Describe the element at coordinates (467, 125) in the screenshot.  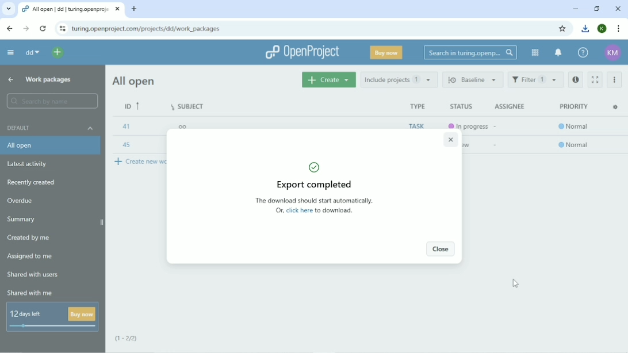
I see `In progress` at that location.